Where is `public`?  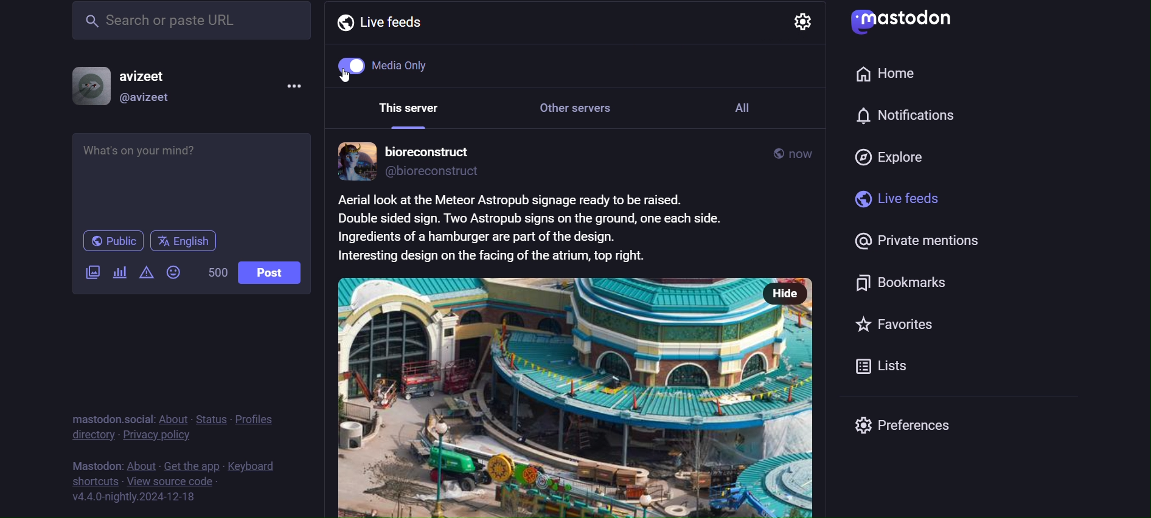
public is located at coordinates (110, 241).